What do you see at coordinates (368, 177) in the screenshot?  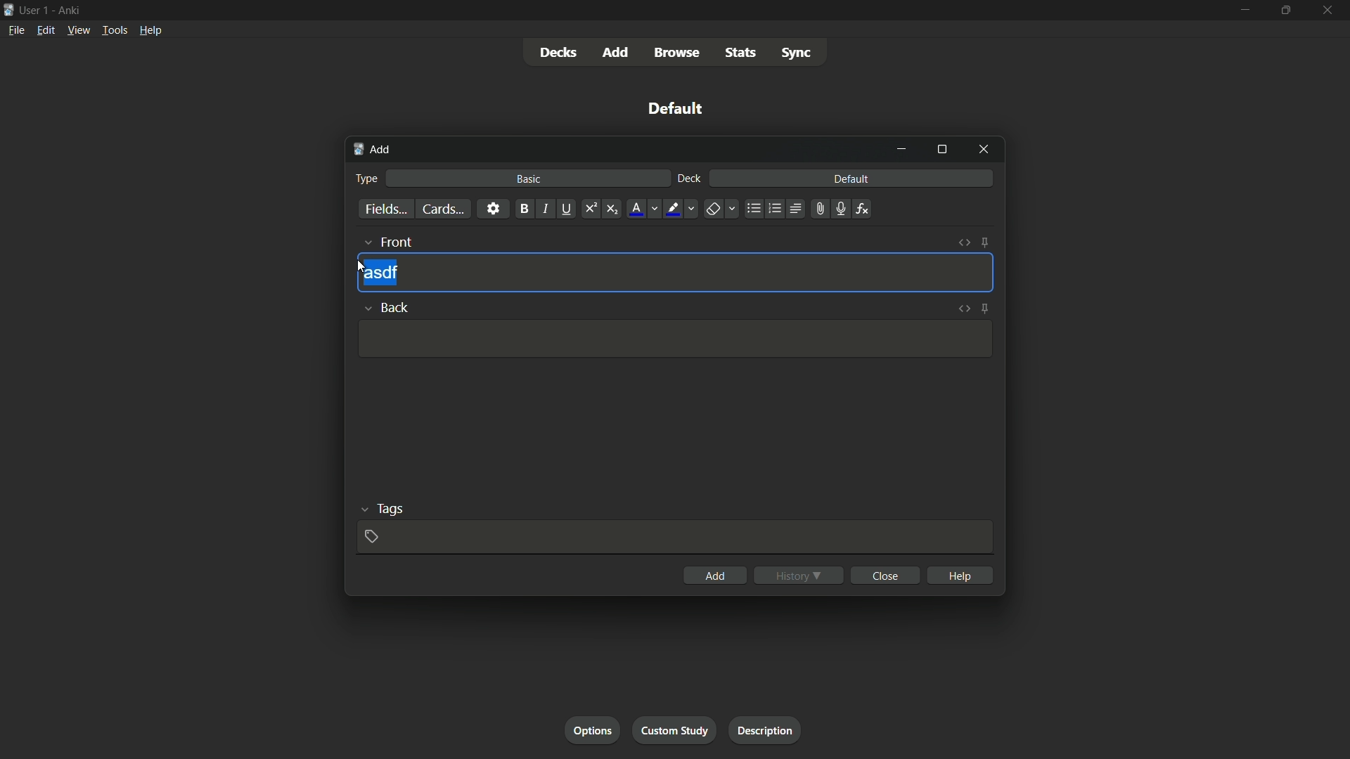 I see `type` at bounding box center [368, 177].